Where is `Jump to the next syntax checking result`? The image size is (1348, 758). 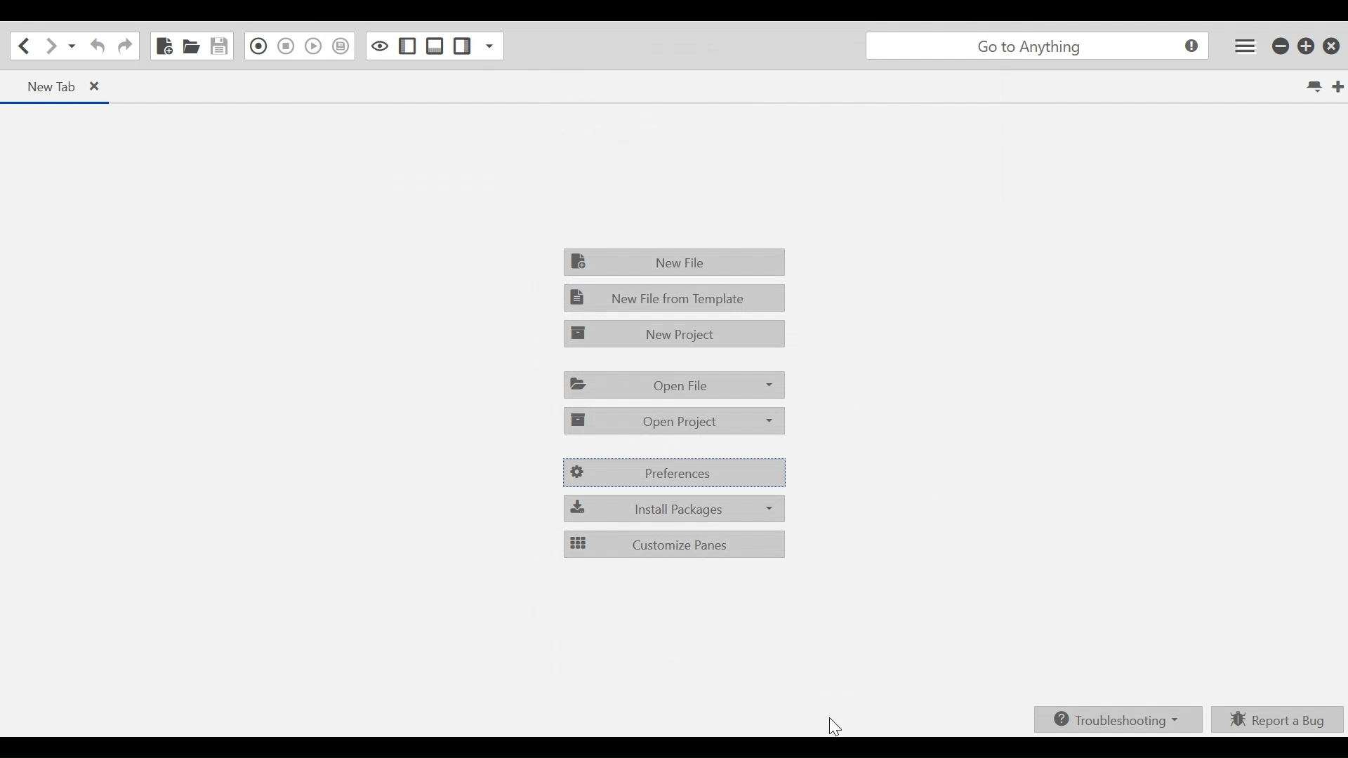 Jump to the next syntax checking result is located at coordinates (341, 46).